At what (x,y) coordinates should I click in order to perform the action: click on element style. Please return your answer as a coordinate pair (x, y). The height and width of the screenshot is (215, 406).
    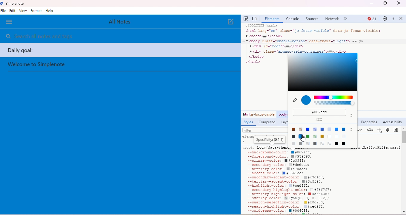
    Looking at the image, I should click on (264, 139).